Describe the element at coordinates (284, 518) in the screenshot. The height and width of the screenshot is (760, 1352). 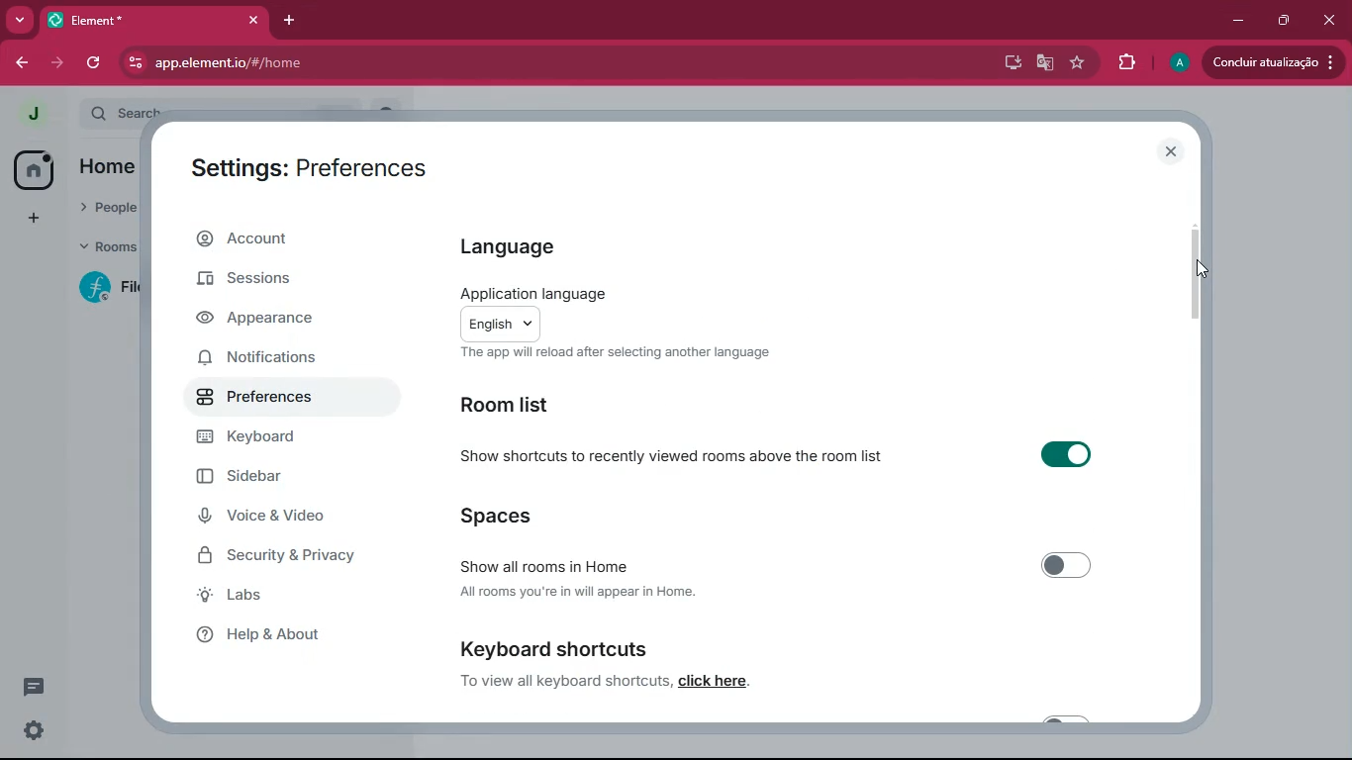
I see `voice & video` at that location.